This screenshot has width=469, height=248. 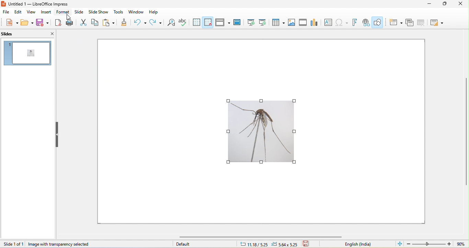 I want to click on start from current, so click(x=263, y=22).